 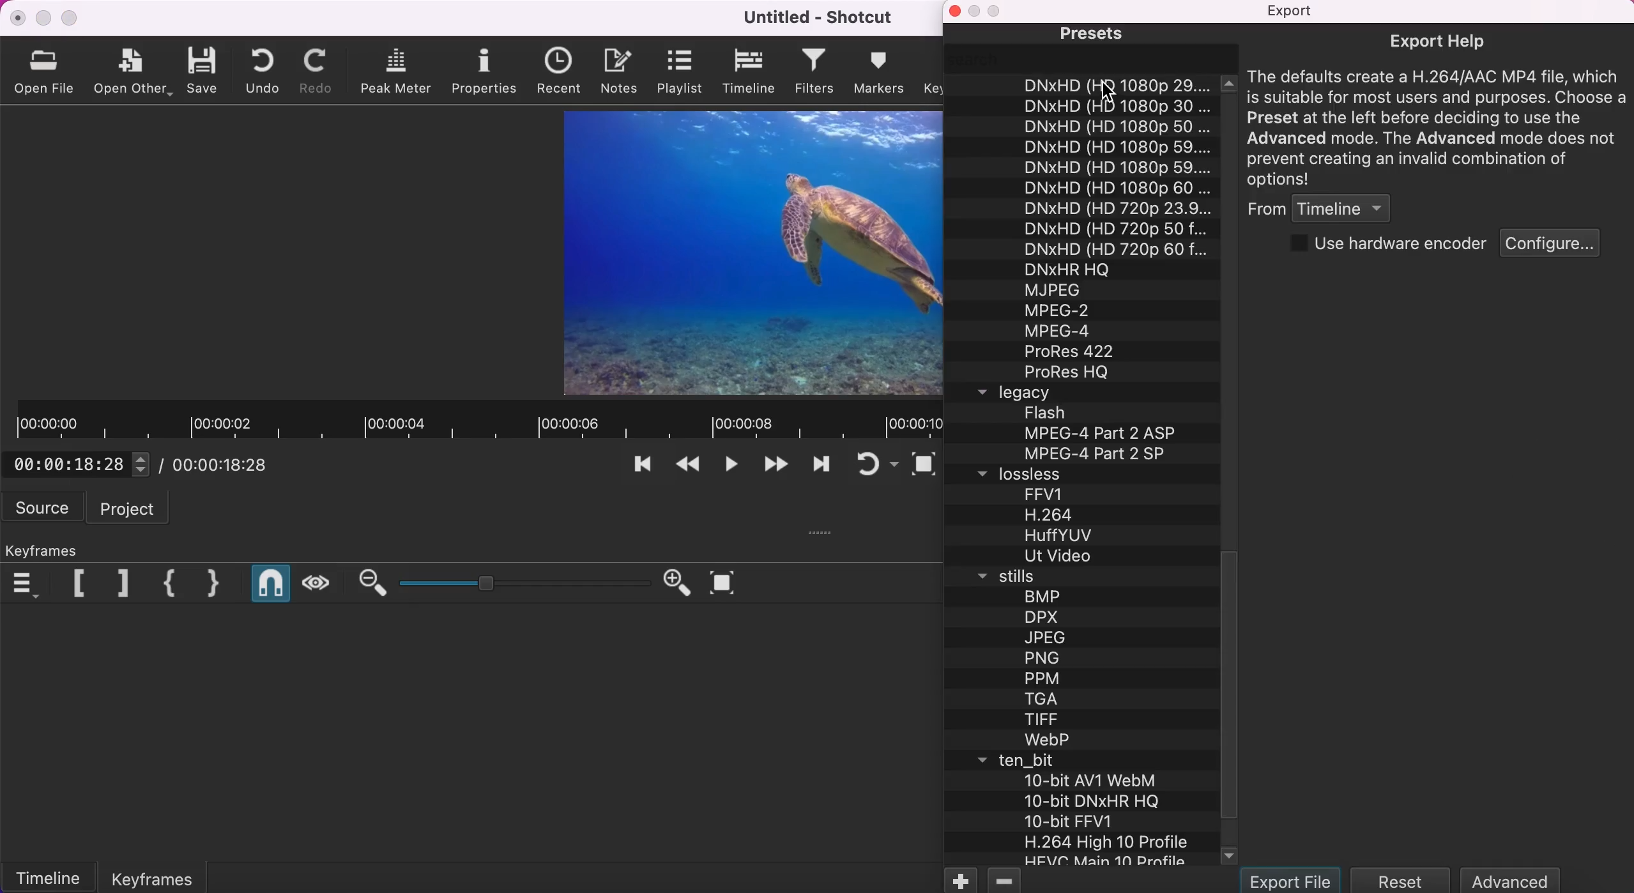 I want to click on advanced, so click(x=1511, y=880).